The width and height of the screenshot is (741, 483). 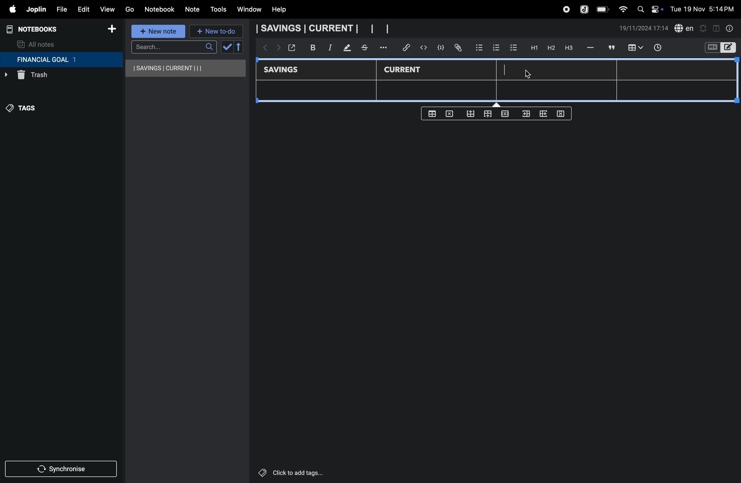 What do you see at coordinates (424, 48) in the screenshot?
I see `insert code` at bounding box center [424, 48].